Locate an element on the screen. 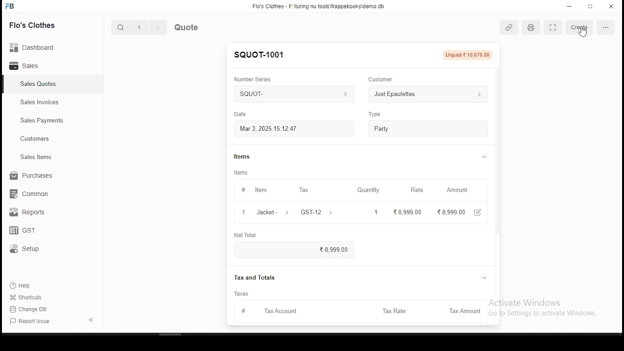 The image size is (624, 351). edit is located at coordinates (482, 212).